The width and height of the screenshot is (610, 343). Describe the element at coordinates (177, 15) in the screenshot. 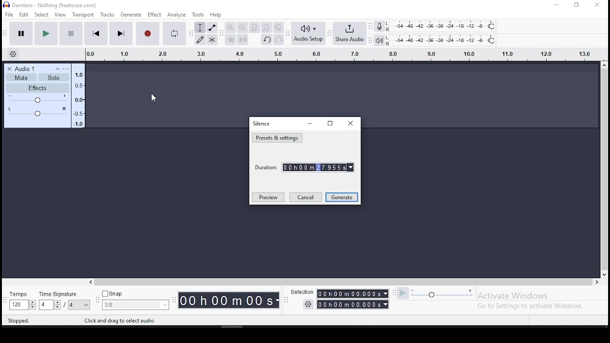

I see `analyze` at that location.